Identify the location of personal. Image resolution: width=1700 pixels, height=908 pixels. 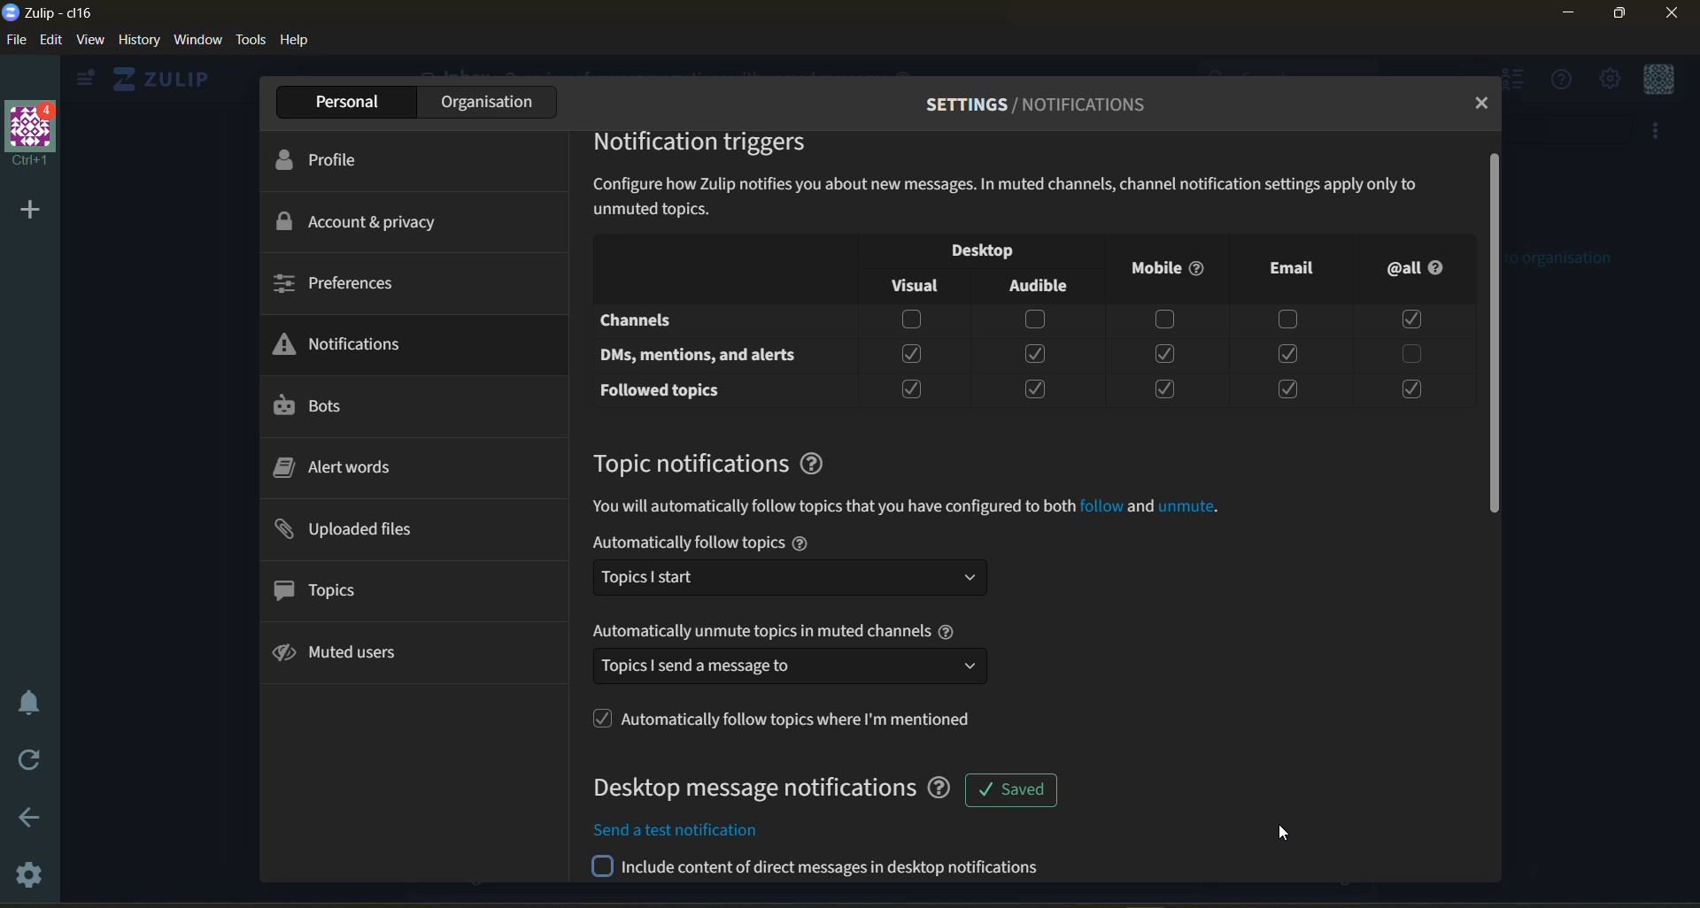
(340, 101).